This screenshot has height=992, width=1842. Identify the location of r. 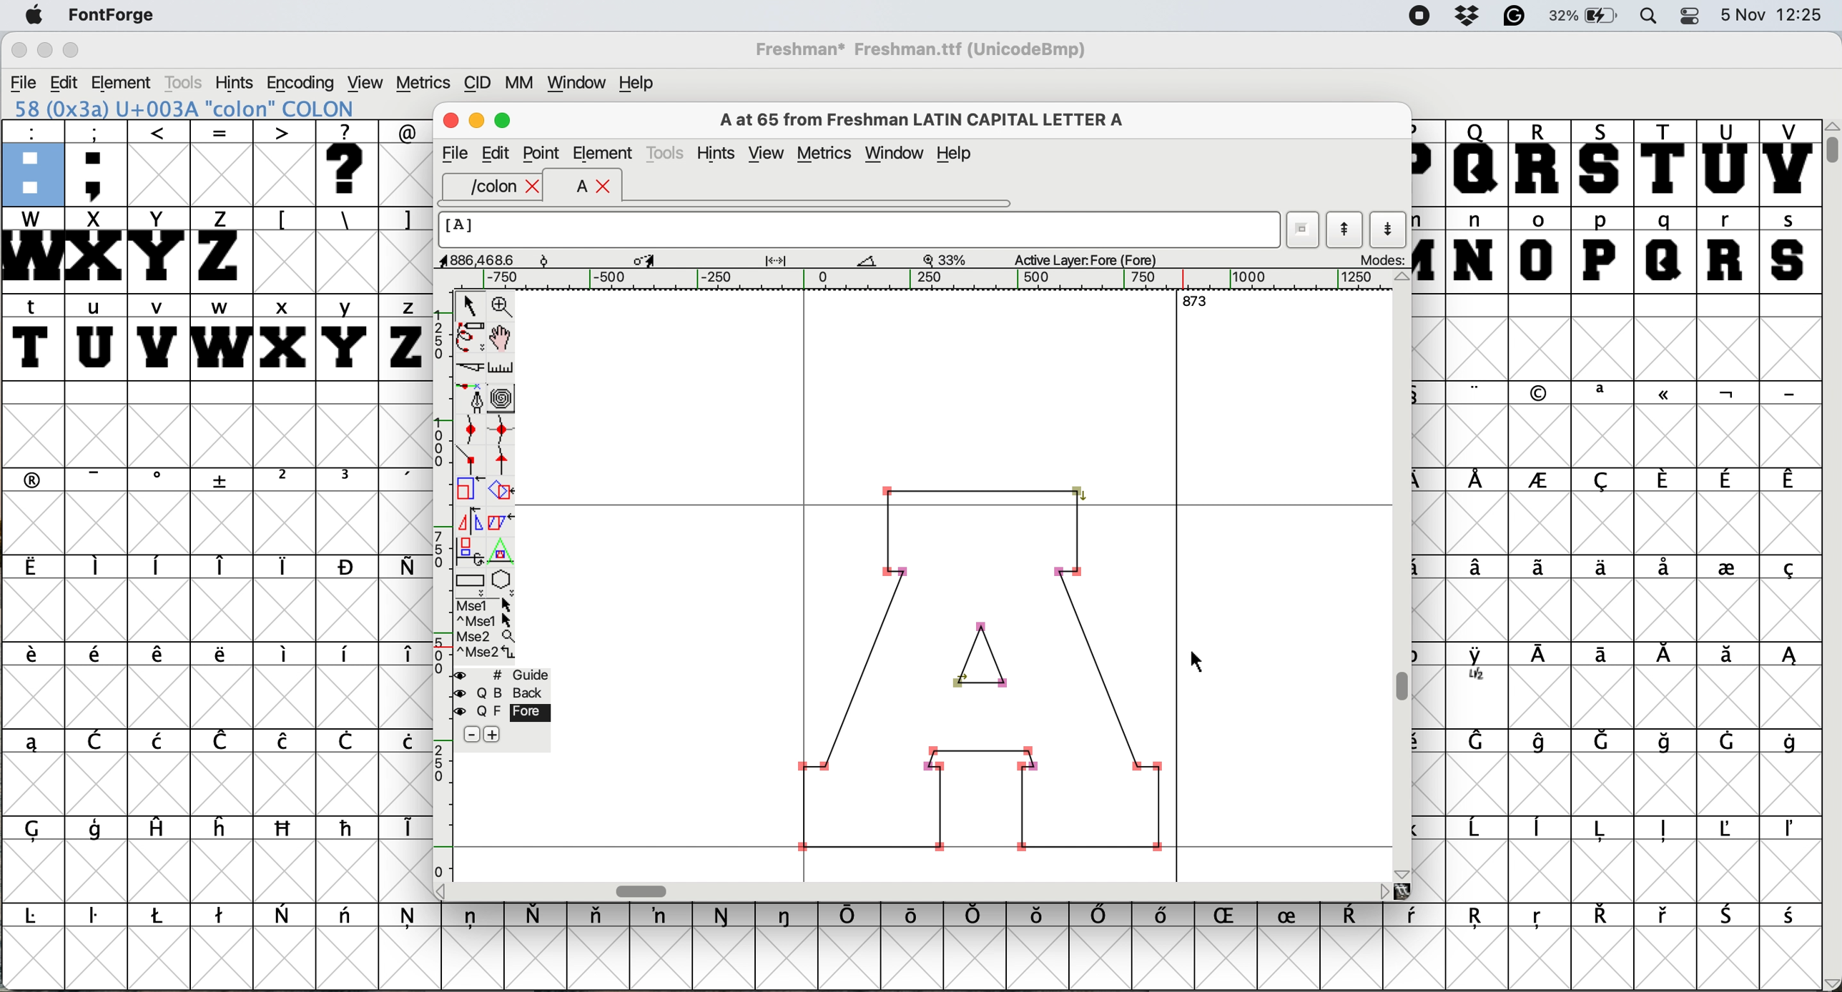
(1728, 250).